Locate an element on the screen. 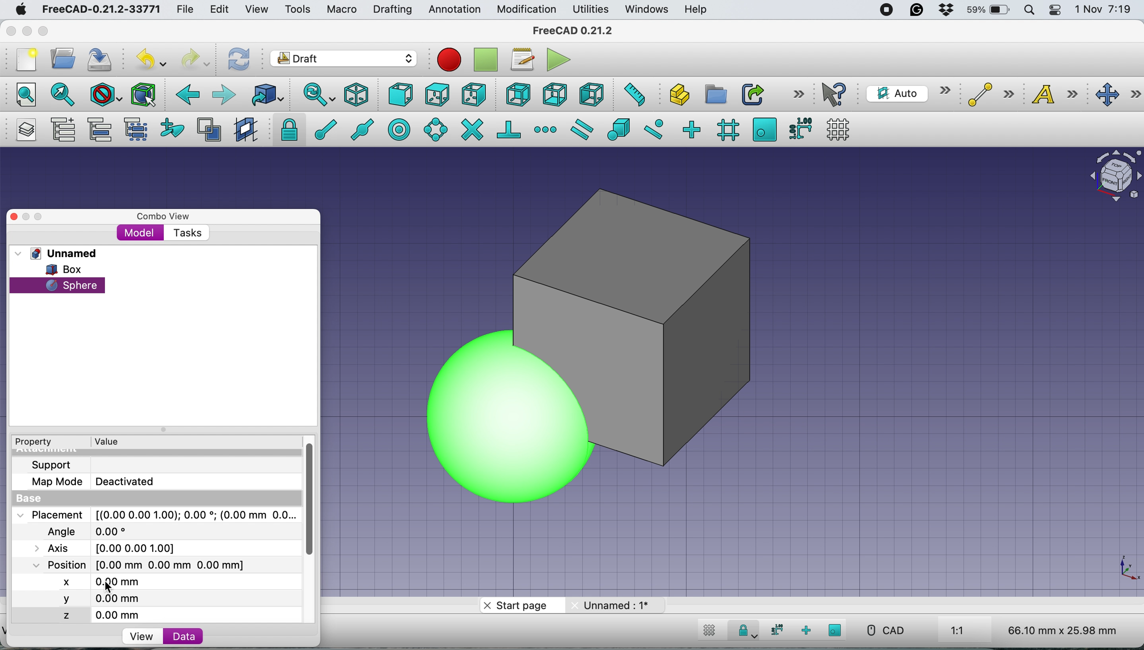  move group is located at coordinates (102, 129).